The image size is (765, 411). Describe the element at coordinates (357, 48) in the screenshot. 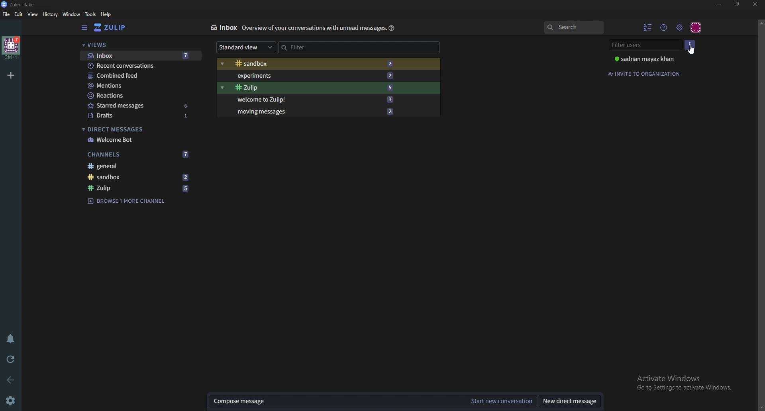

I see `Filter` at that location.